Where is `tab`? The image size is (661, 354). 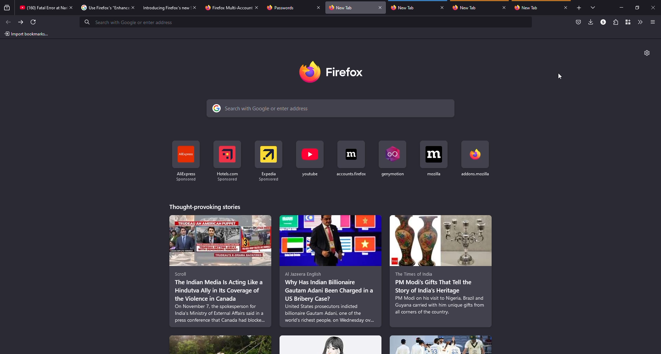 tab is located at coordinates (411, 9).